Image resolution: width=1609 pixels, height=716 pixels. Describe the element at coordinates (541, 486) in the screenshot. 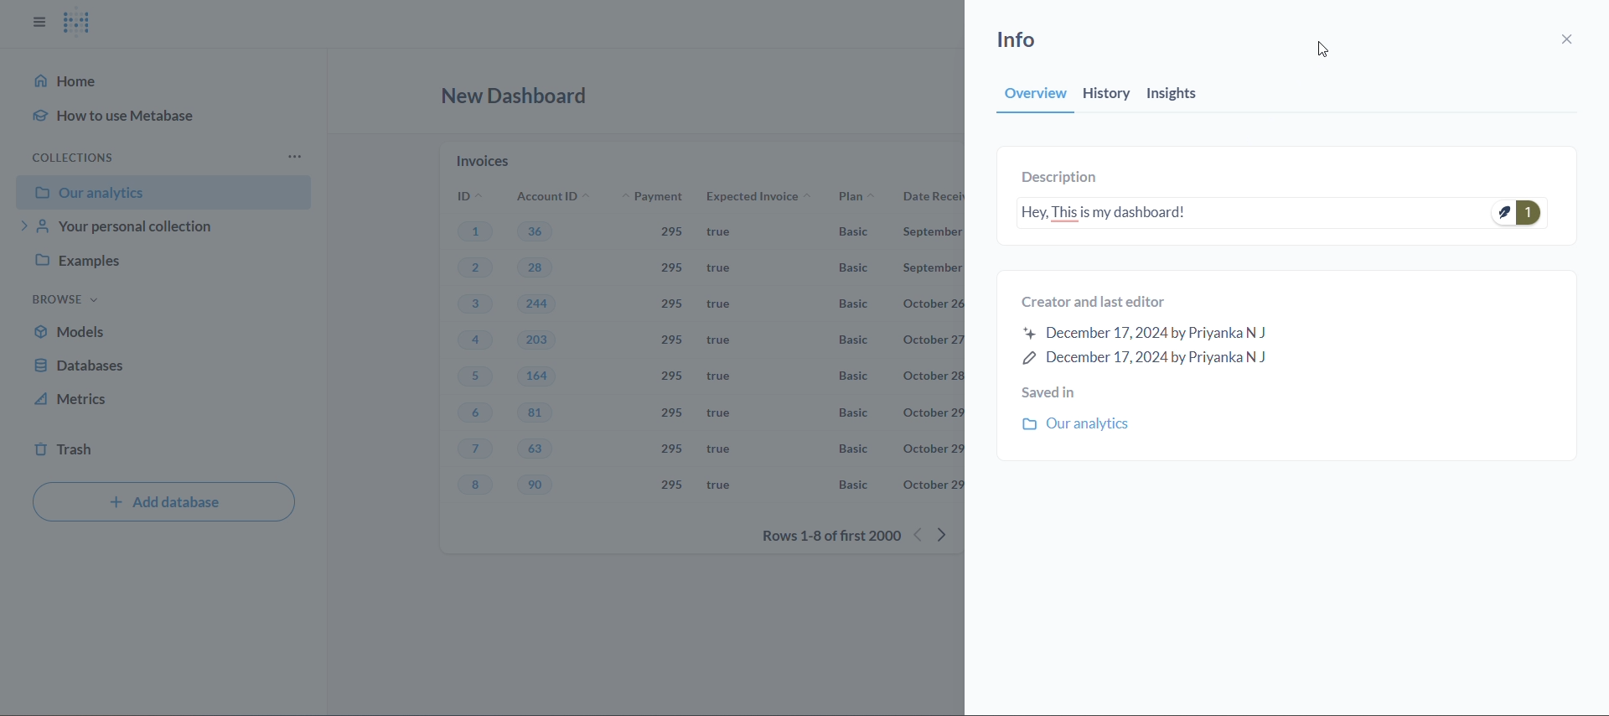

I see `90` at that location.